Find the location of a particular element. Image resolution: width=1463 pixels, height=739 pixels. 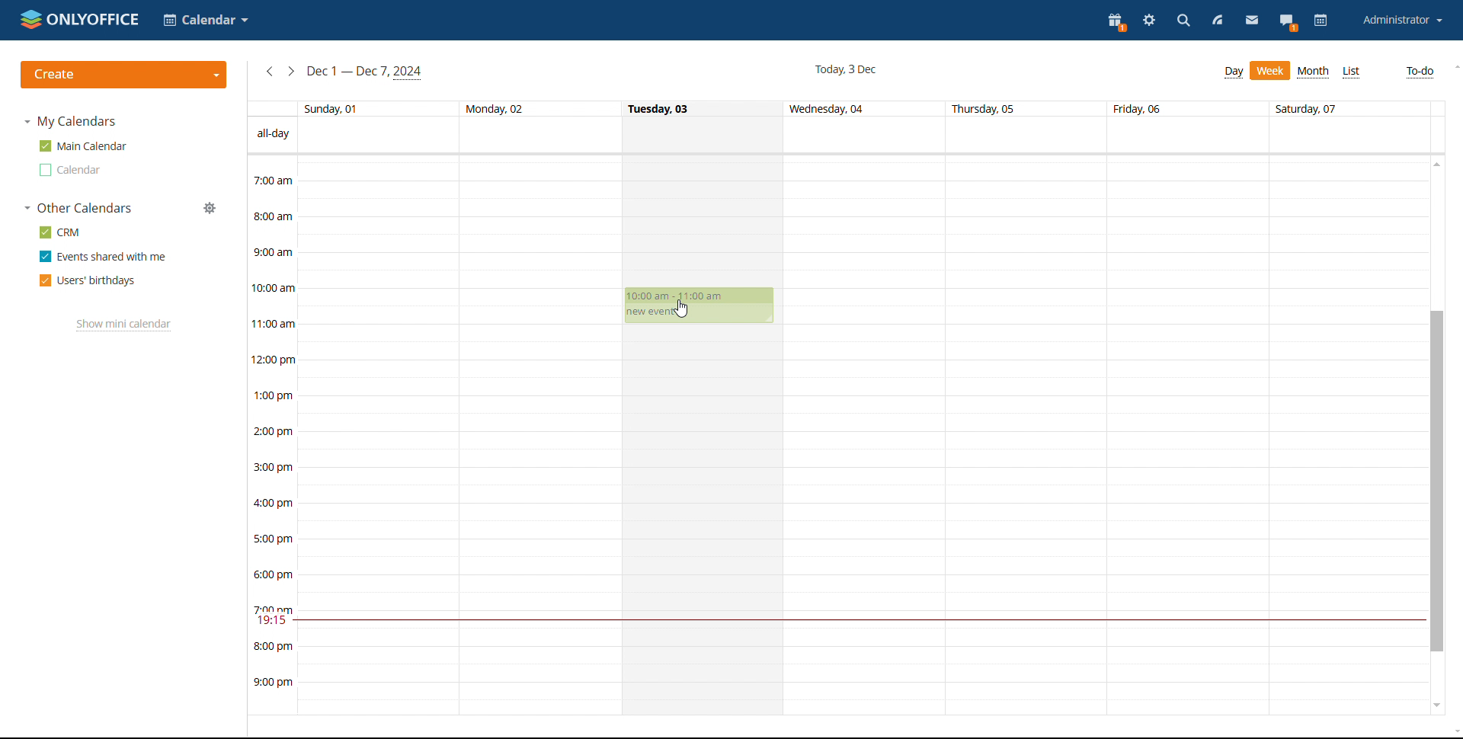

My Calendars is located at coordinates (72, 123).